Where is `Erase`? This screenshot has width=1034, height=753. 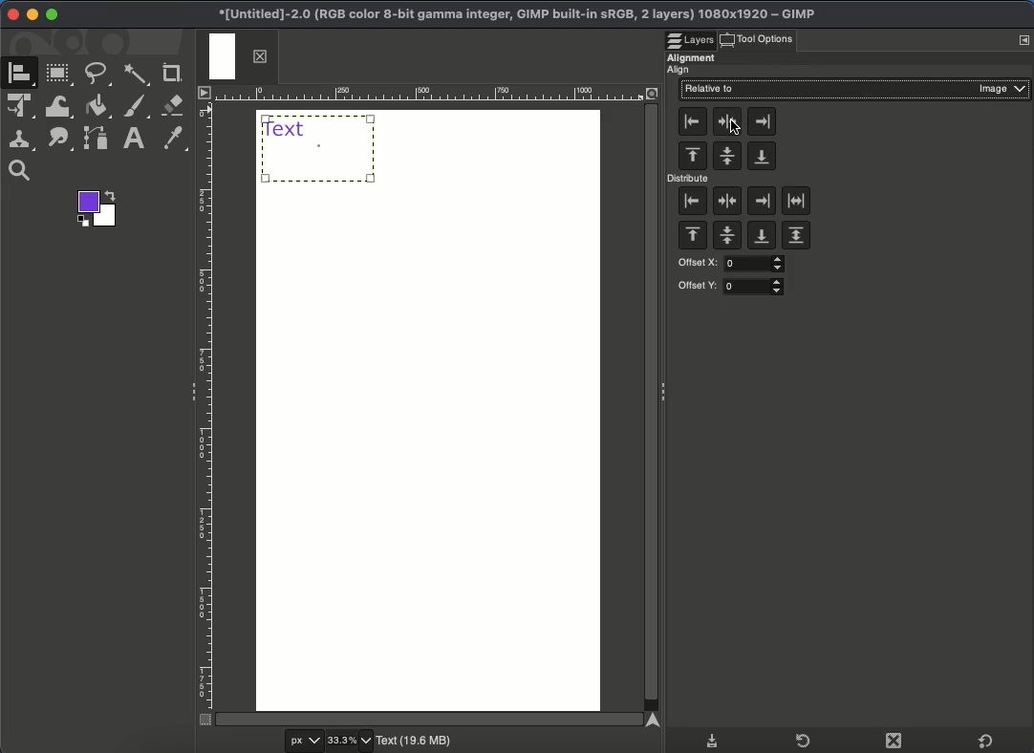
Erase is located at coordinates (175, 105).